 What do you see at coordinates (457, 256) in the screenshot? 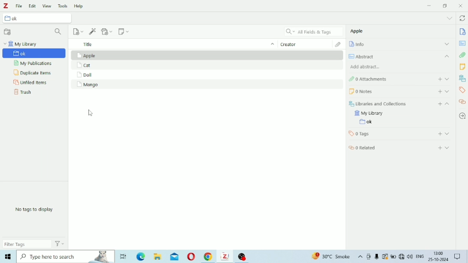
I see `` at bounding box center [457, 256].